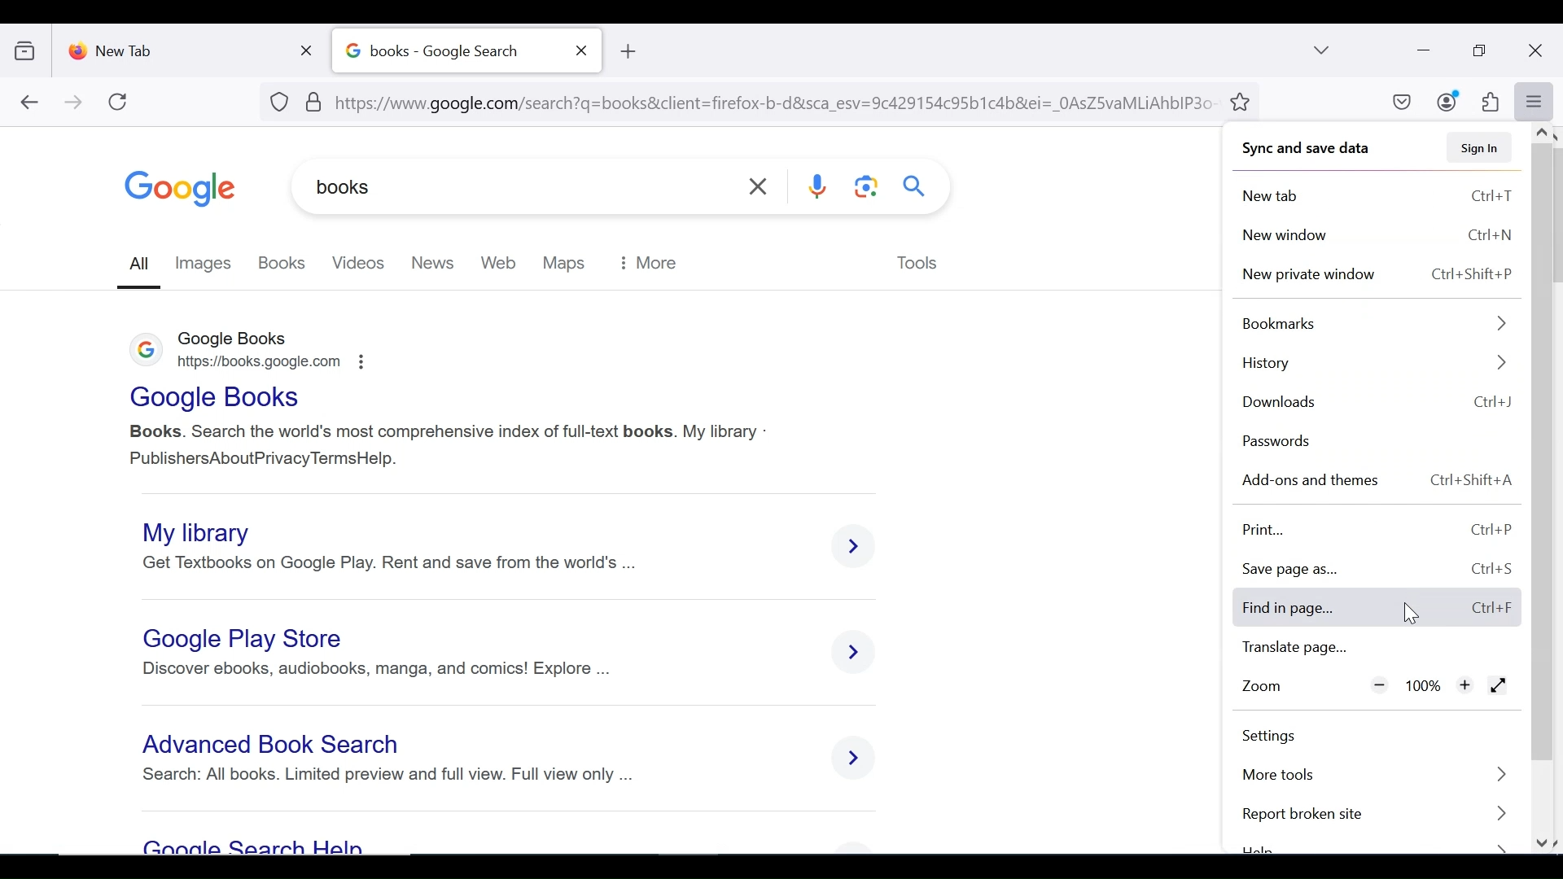 The height and width of the screenshot is (879, 1563). Describe the element at coordinates (1380, 684) in the screenshot. I see `zoom in` at that location.